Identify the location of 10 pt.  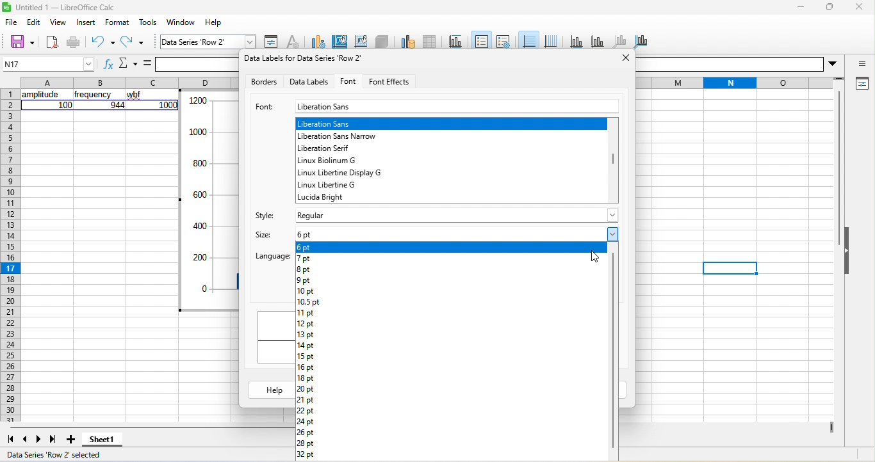
(307, 292).